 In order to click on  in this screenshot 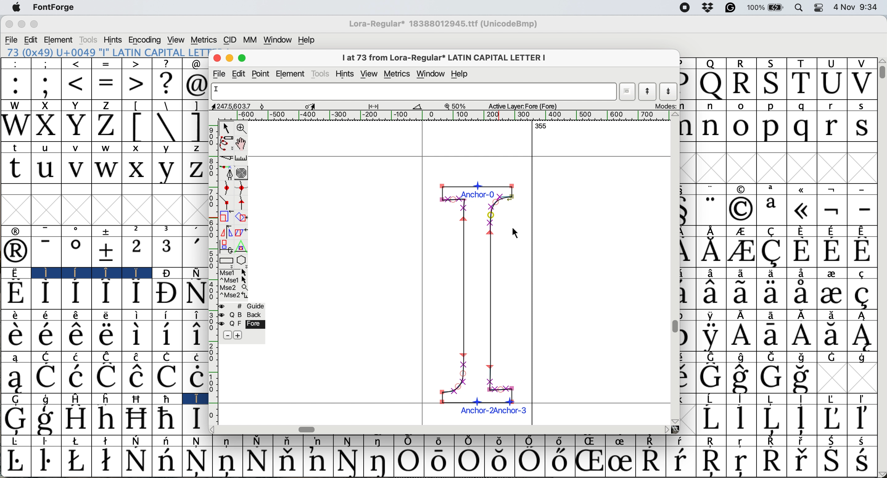, I will do `click(677, 429)`.